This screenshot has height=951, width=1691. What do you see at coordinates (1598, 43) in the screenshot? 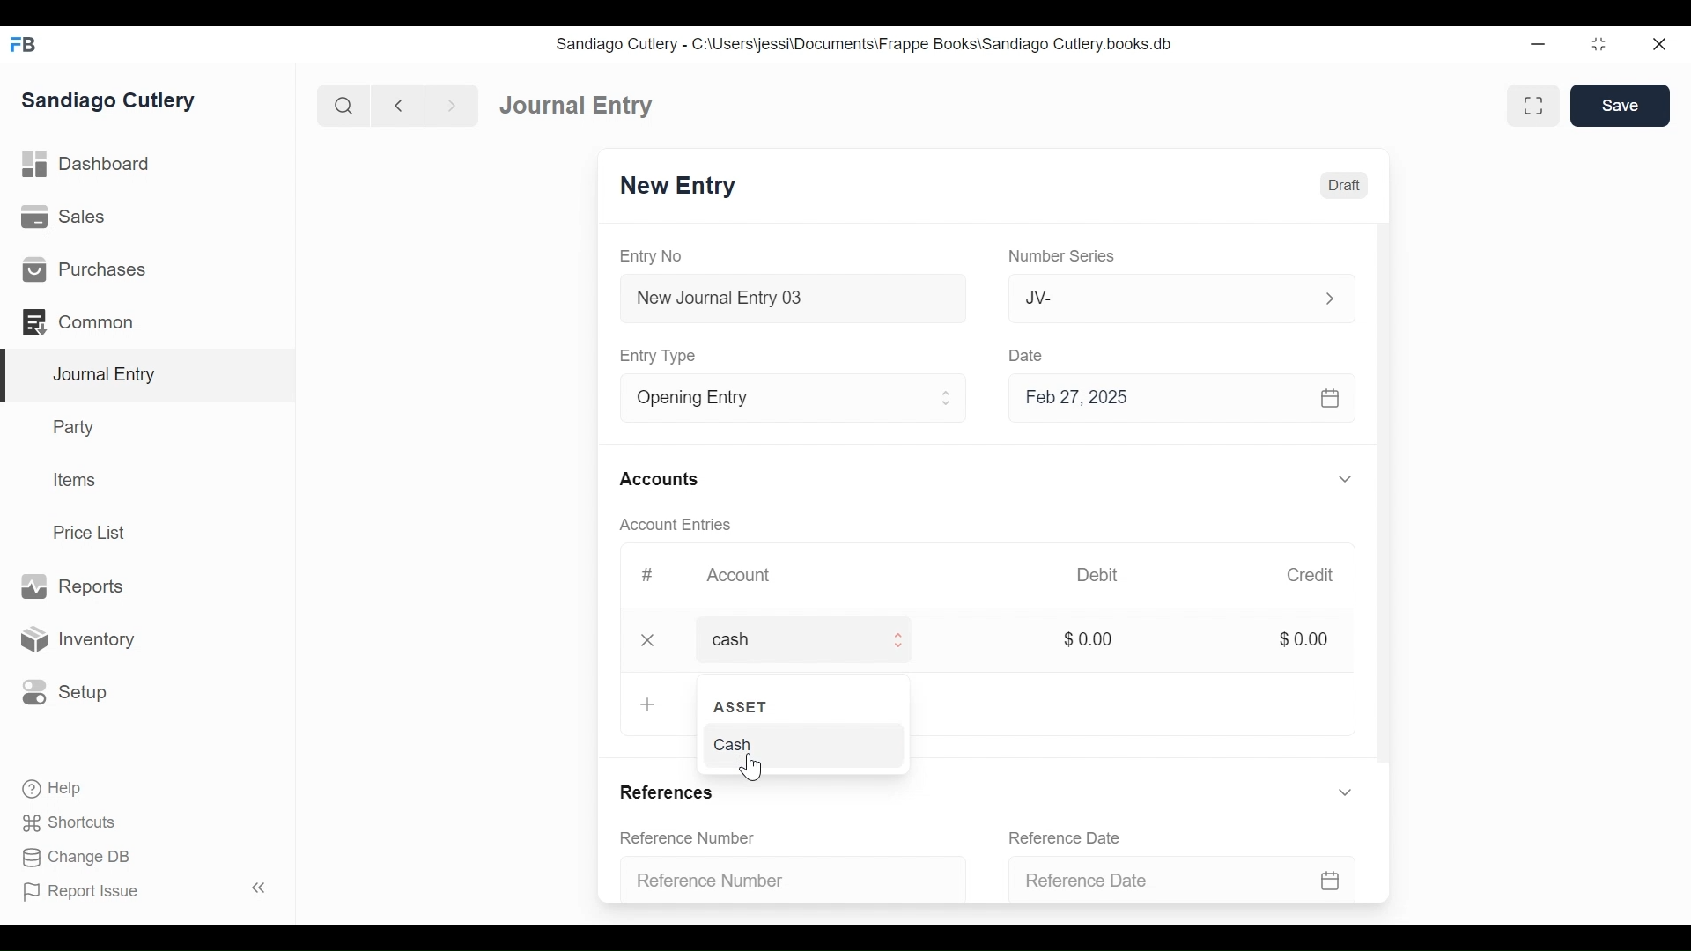
I see `Restore` at bounding box center [1598, 43].